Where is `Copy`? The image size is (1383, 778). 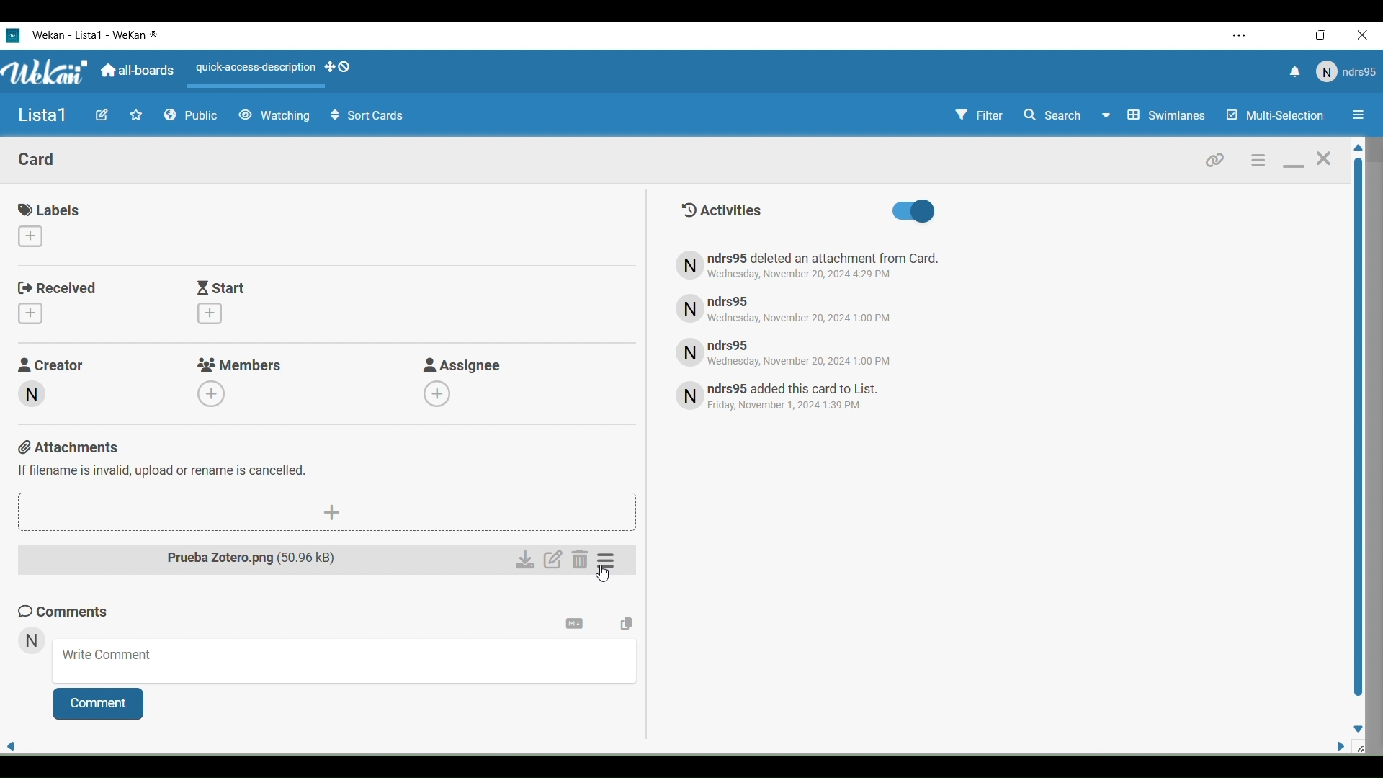
Copy is located at coordinates (627, 624).